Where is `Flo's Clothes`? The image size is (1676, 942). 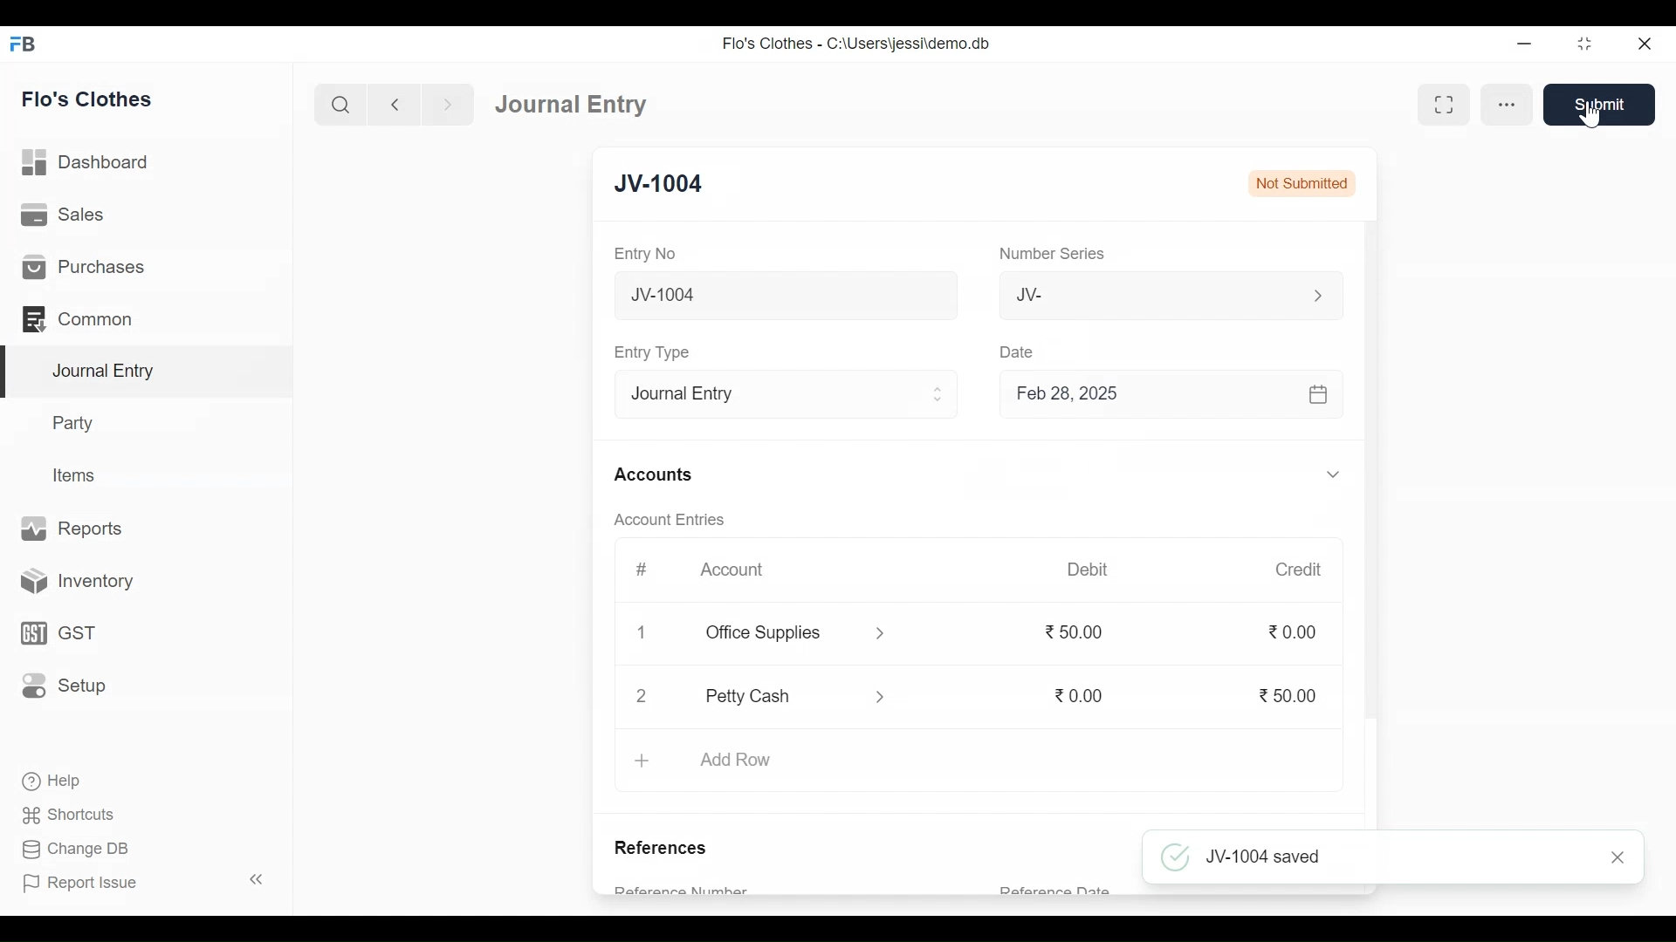
Flo's Clothes is located at coordinates (87, 99).